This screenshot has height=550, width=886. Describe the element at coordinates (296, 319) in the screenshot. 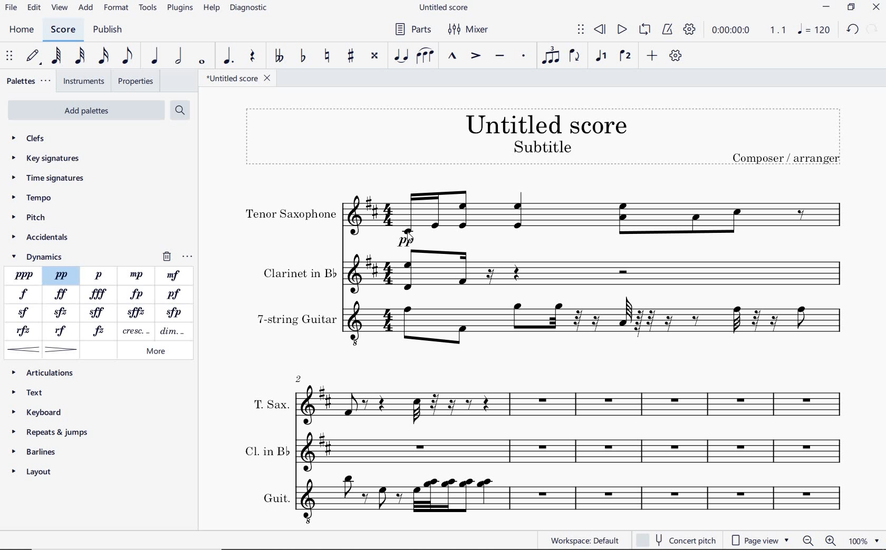

I see `text` at that location.